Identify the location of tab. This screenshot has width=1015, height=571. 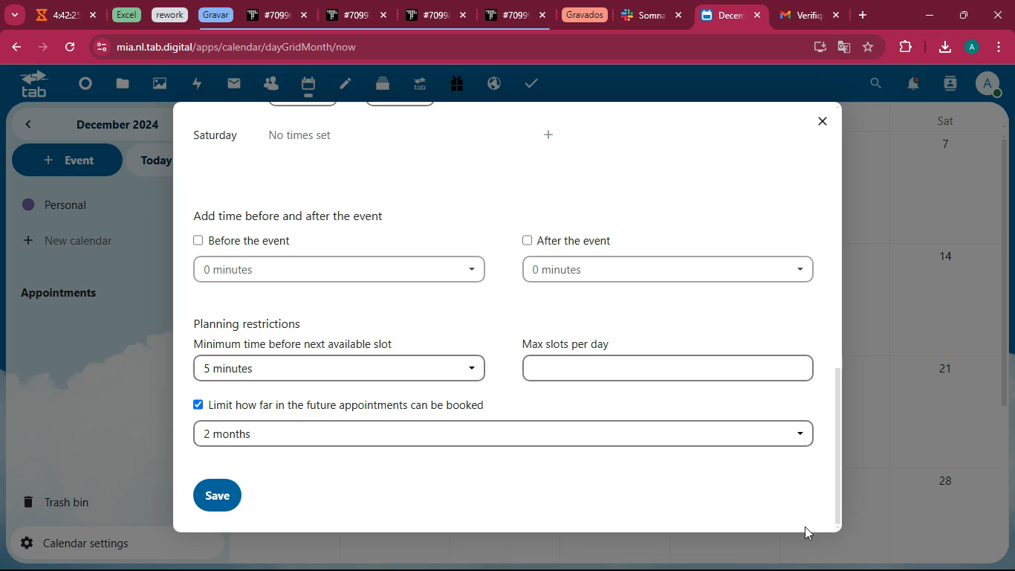
(170, 16).